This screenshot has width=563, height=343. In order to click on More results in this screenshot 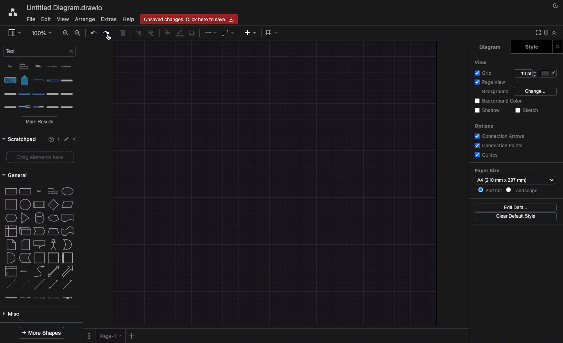, I will do `click(40, 123)`.